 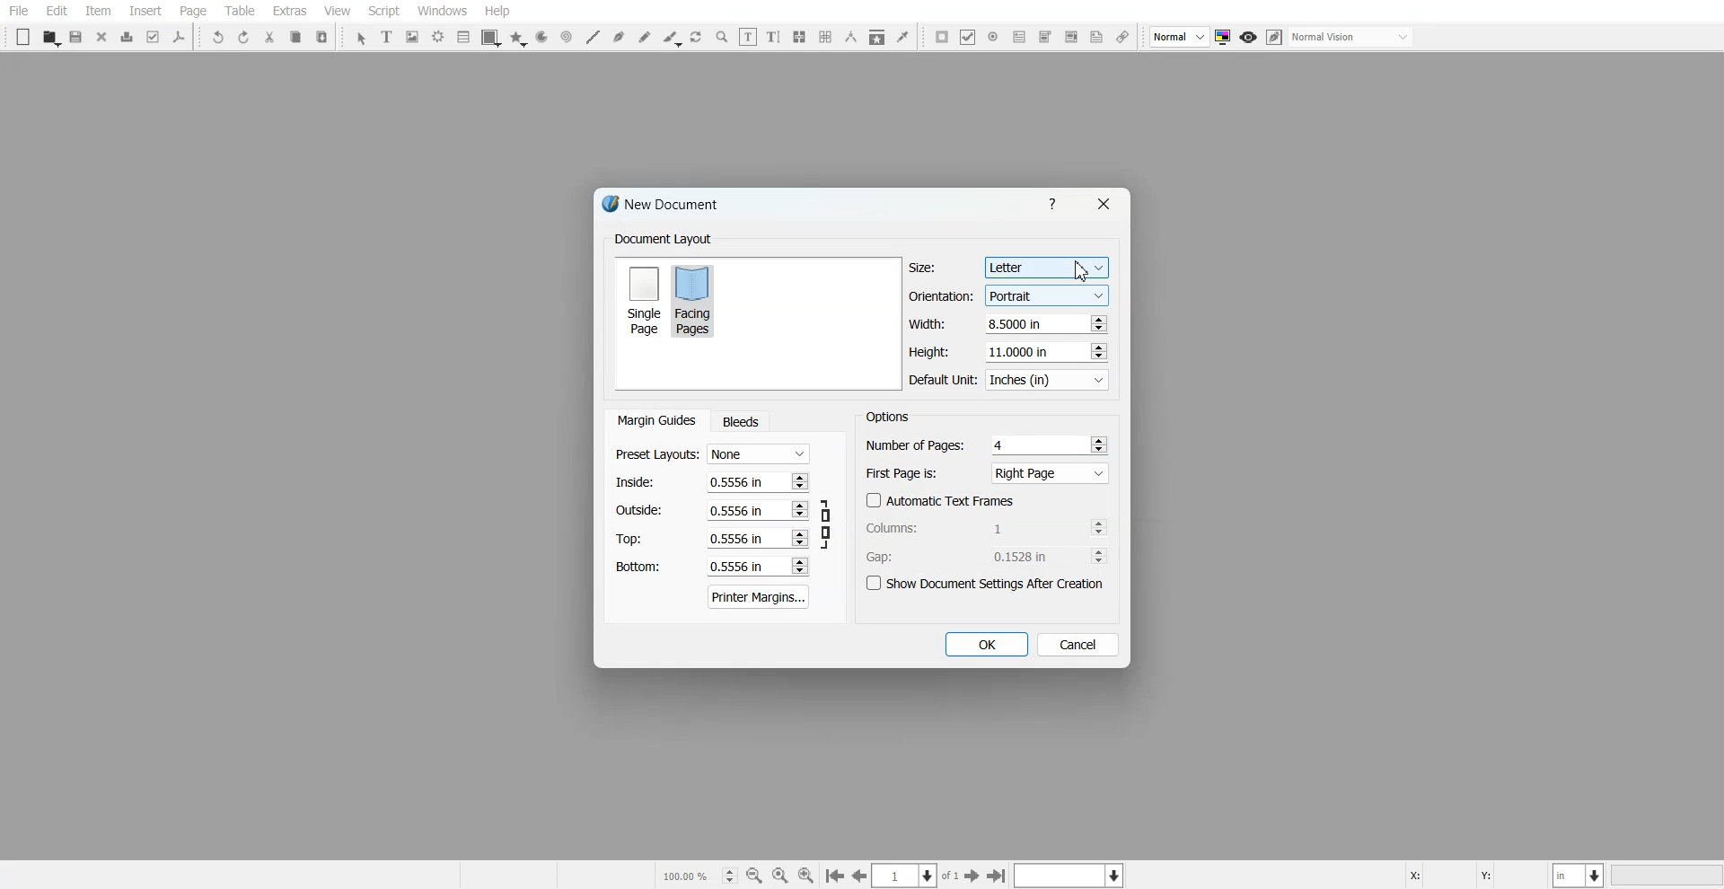 What do you see at coordinates (1579, 875) in the screenshot?
I see `Measurement in Inches` at bounding box center [1579, 875].